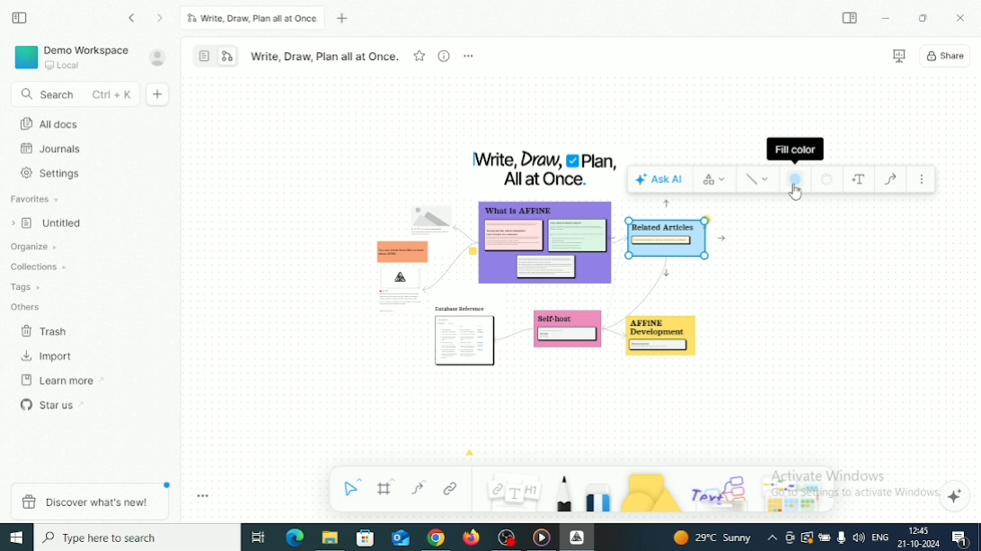 Image resolution: width=981 pixels, height=551 pixels. Describe the element at coordinates (345, 19) in the screenshot. I see `New tab` at that location.